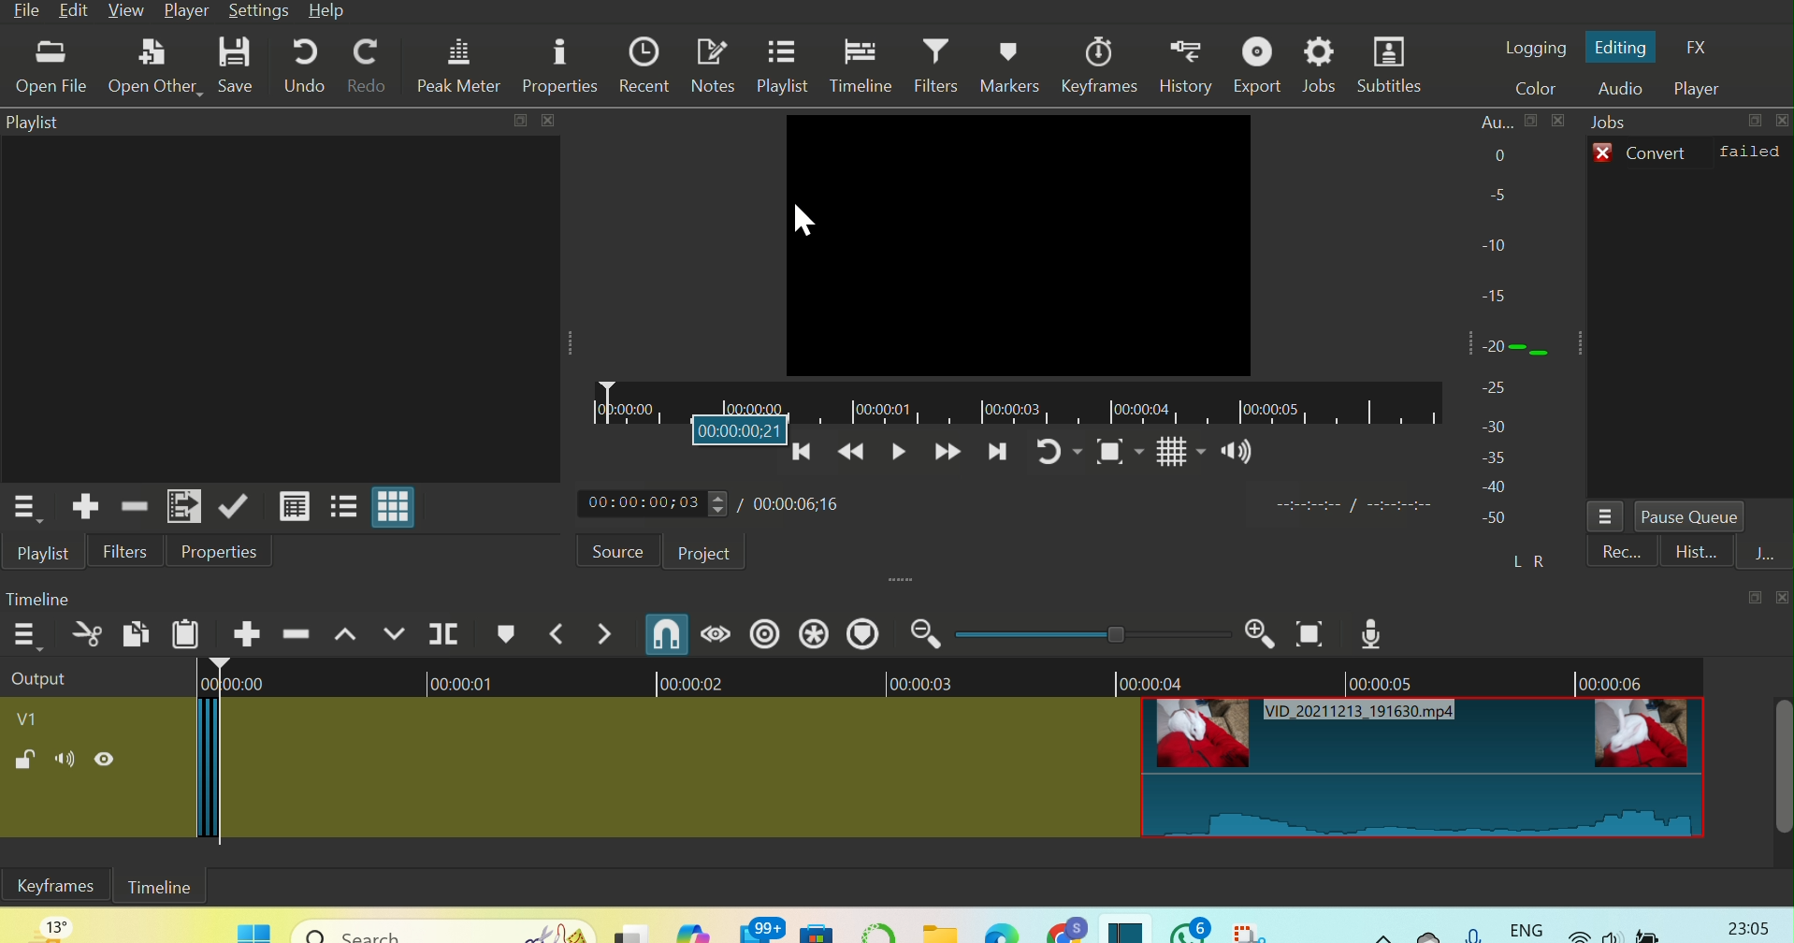  I want to click on Save, so click(235, 63).